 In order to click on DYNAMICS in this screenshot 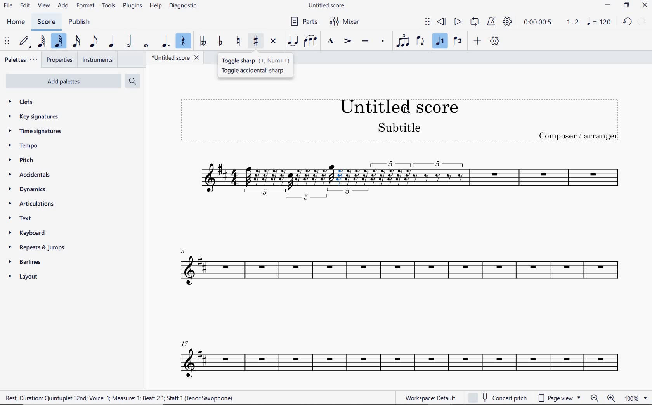, I will do `click(29, 191)`.